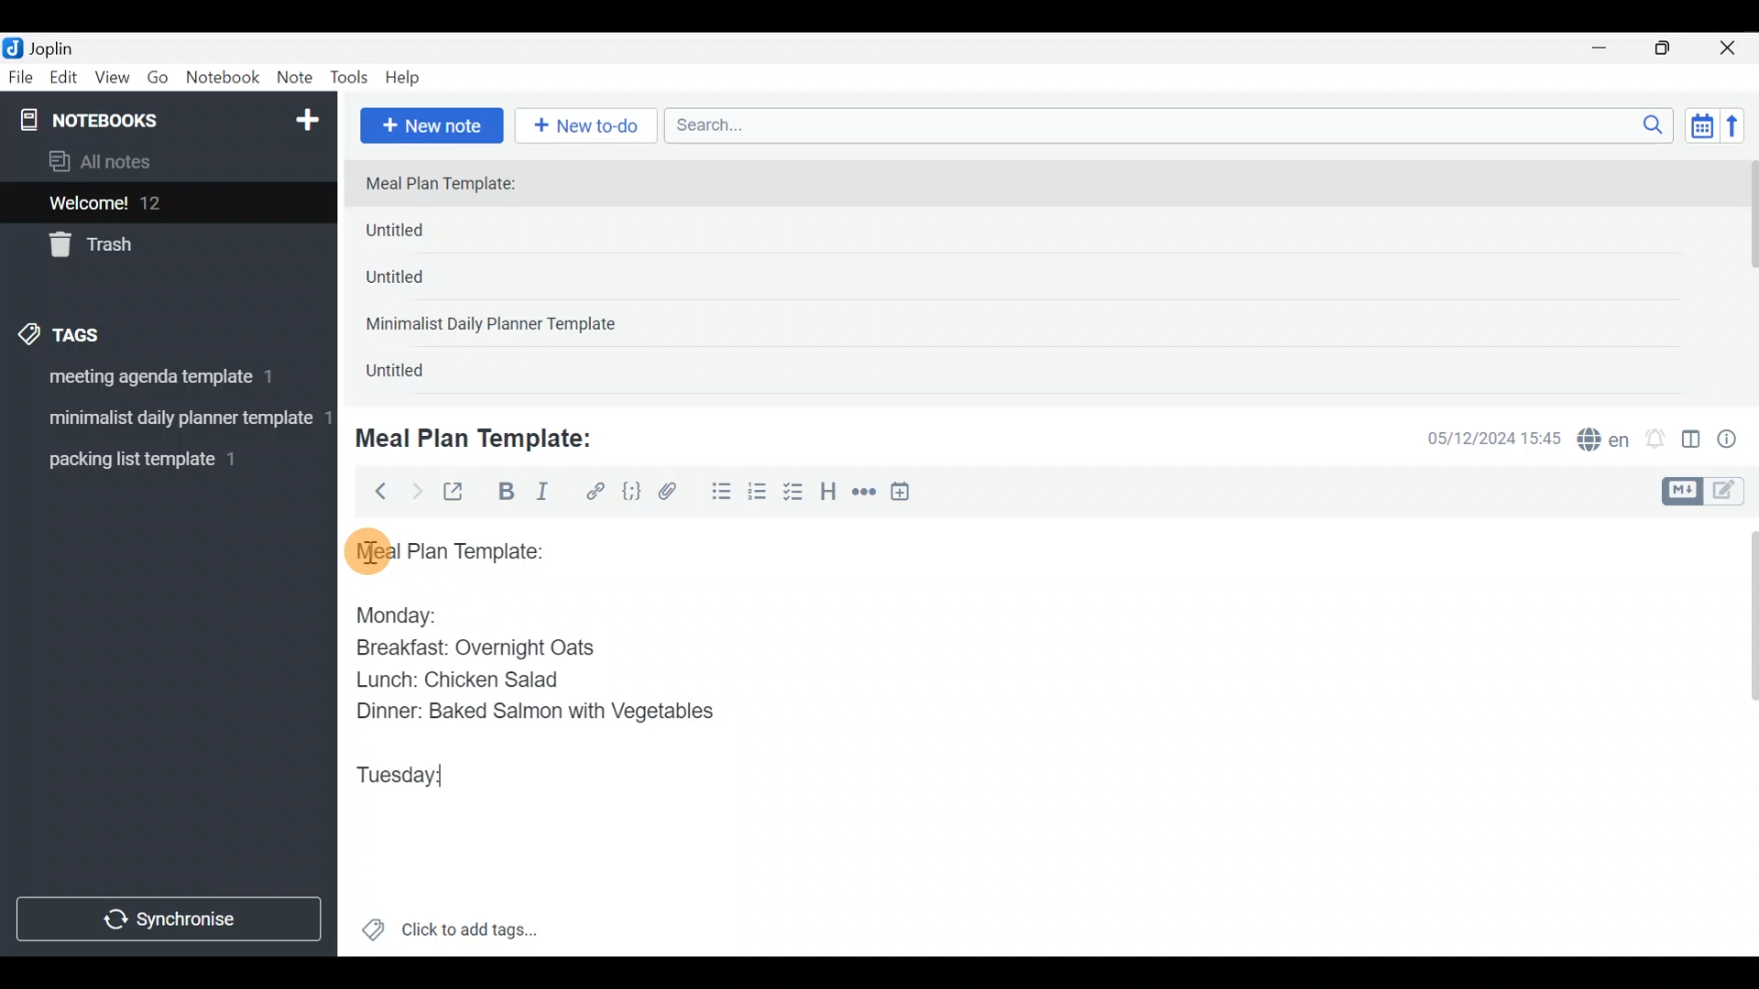  What do you see at coordinates (410, 74) in the screenshot?
I see `Help` at bounding box center [410, 74].